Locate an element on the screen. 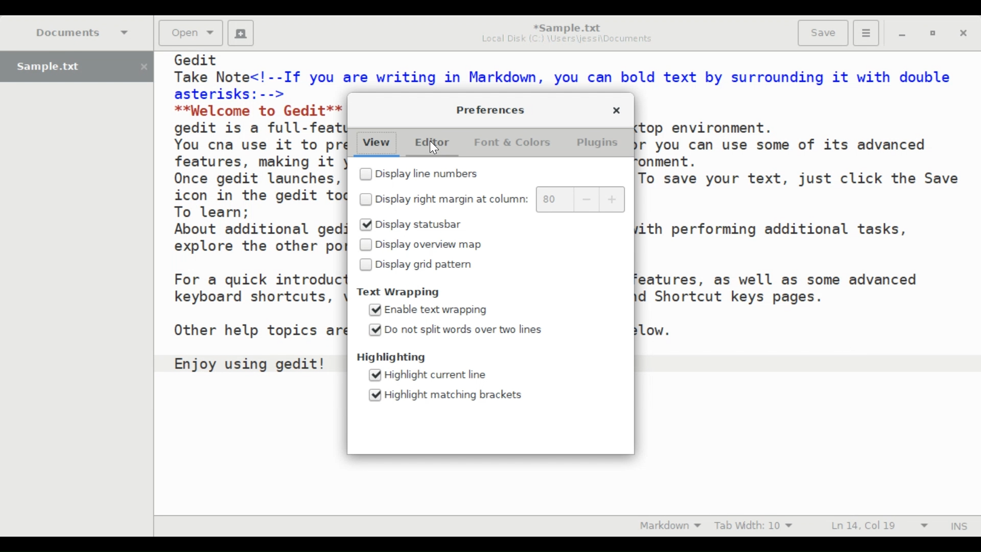  Sample.txt is located at coordinates (77, 67).